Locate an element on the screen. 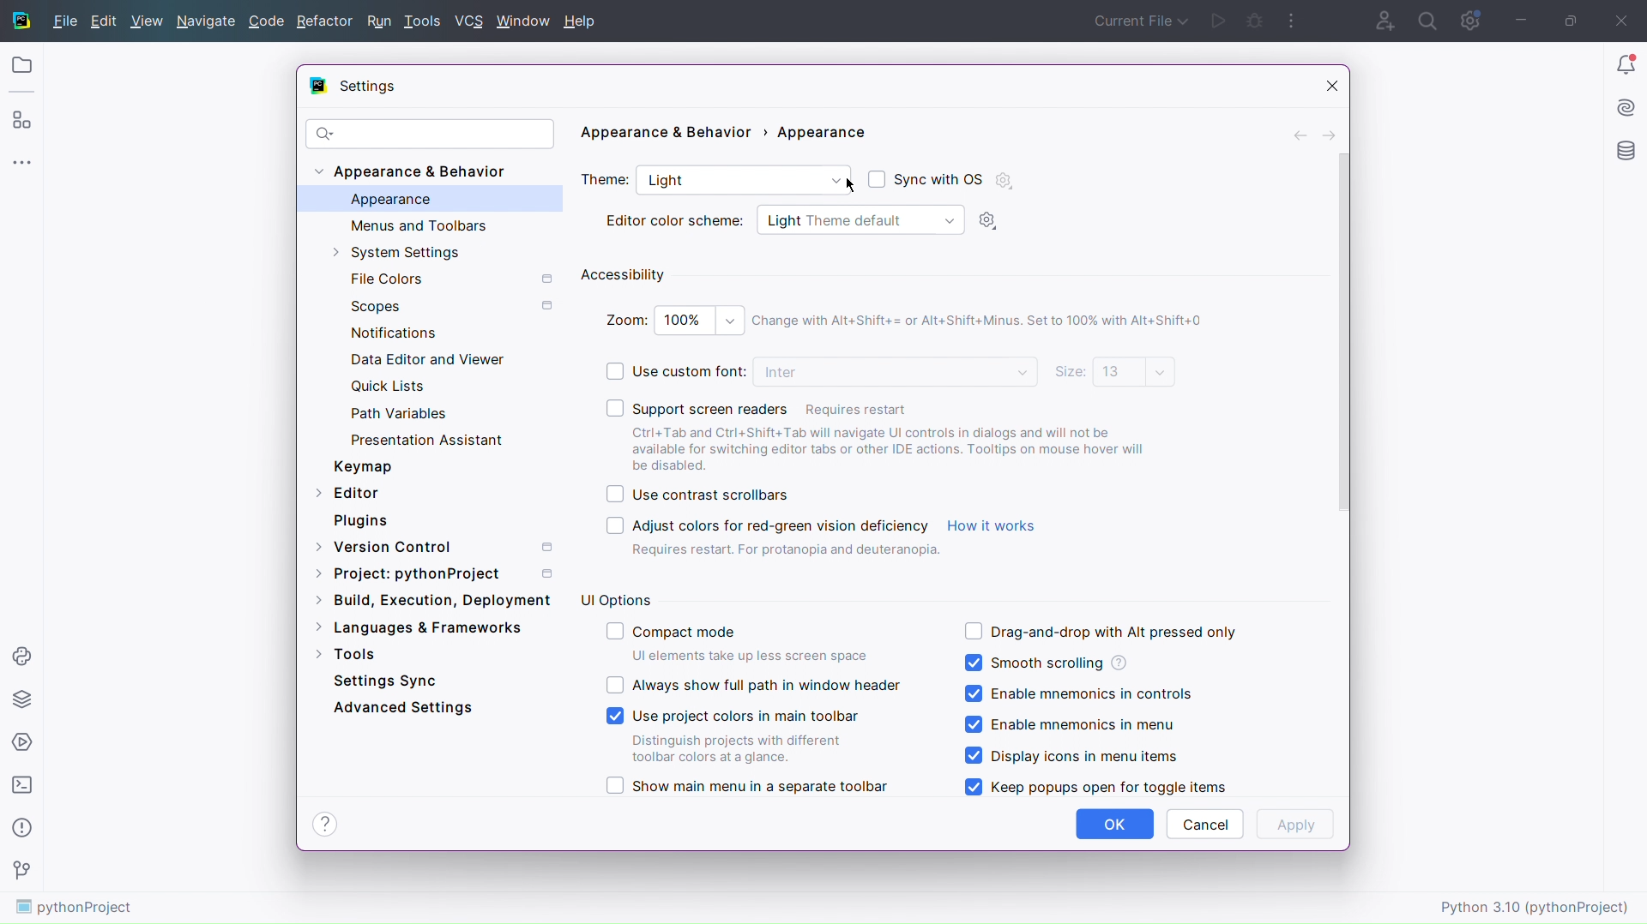  View is located at coordinates (147, 21).